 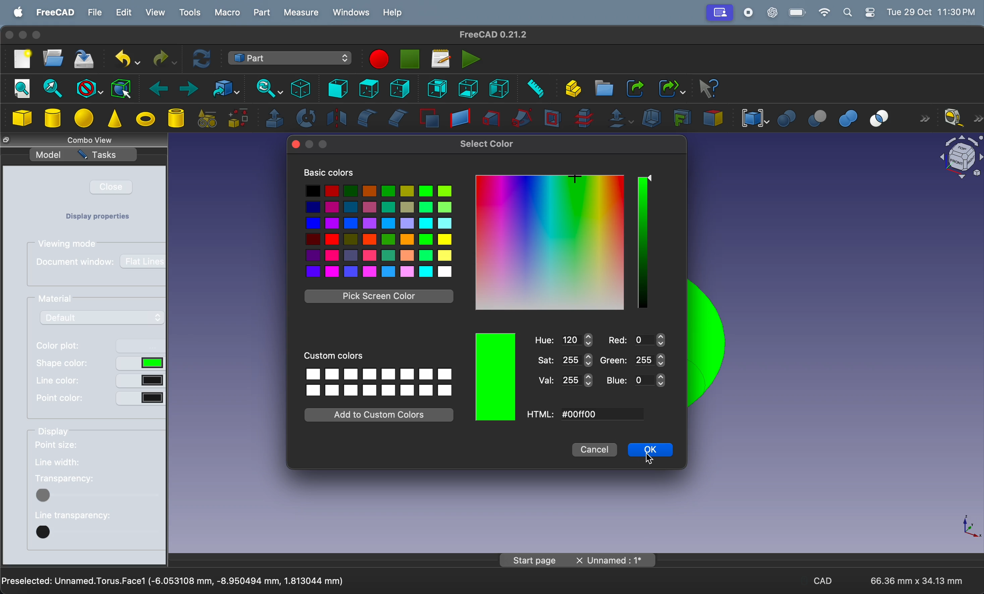 What do you see at coordinates (680, 117) in the screenshot?
I see `create projection on surface` at bounding box center [680, 117].